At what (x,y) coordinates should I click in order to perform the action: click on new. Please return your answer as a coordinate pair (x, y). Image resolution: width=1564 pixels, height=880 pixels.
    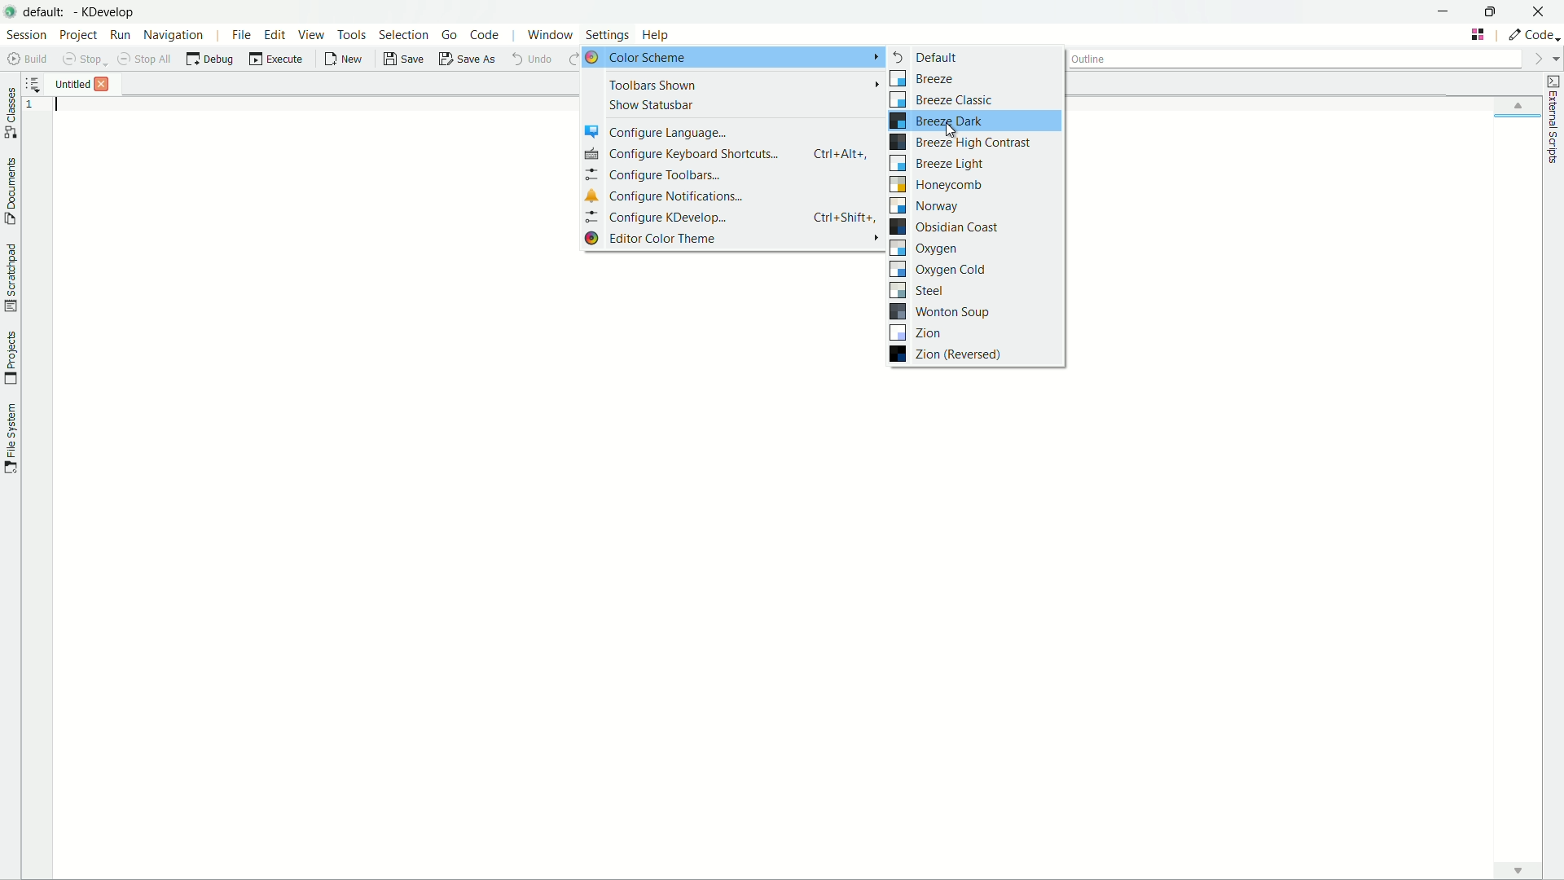
    Looking at the image, I should click on (346, 59).